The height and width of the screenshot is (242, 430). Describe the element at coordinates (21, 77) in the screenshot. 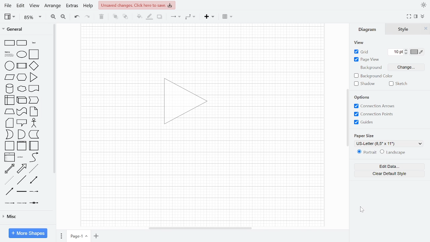

I see `Hexagon` at that location.